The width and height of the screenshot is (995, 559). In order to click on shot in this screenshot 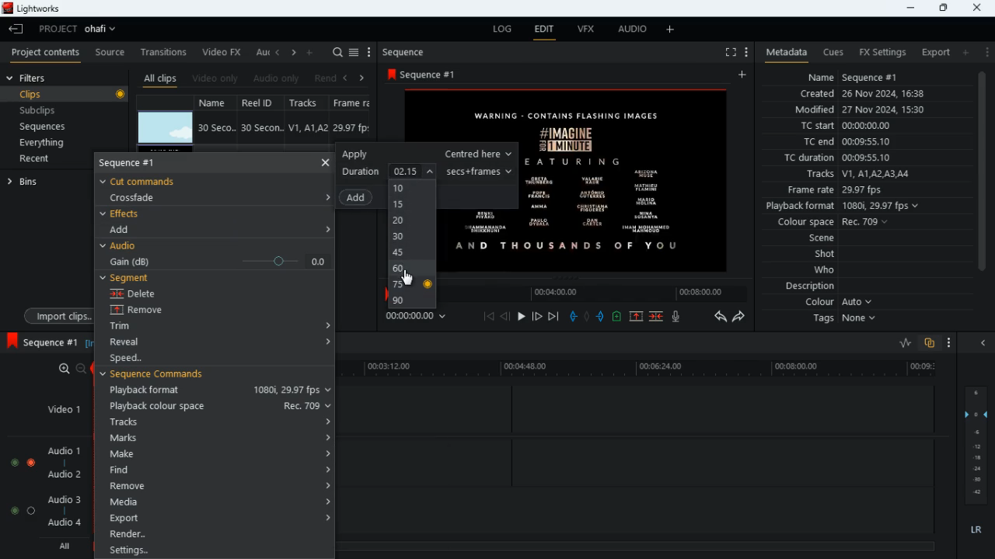, I will do `click(826, 255)`.